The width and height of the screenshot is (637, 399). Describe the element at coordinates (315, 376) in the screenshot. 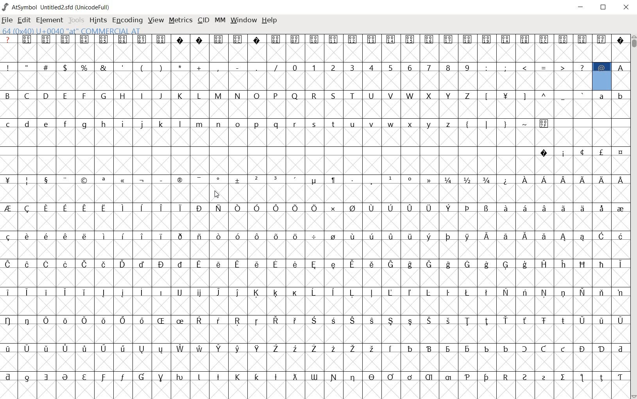

I see `special letters` at that location.